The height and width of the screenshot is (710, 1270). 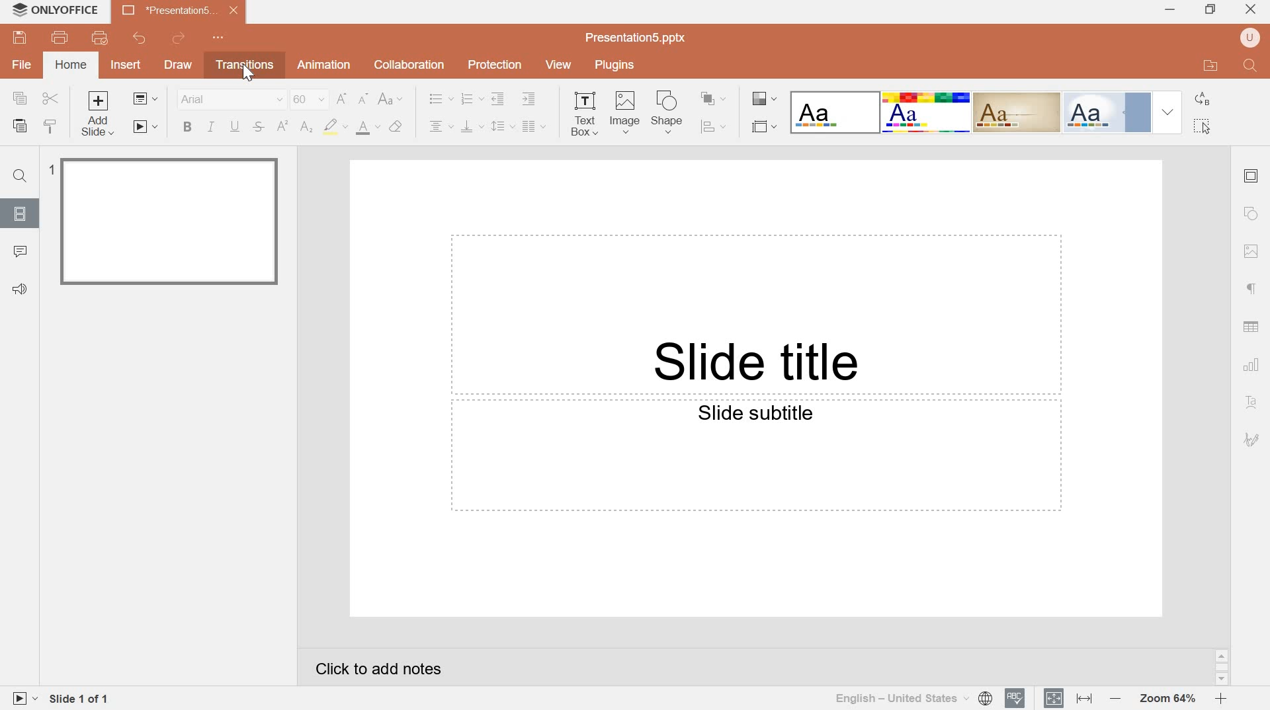 What do you see at coordinates (22, 698) in the screenshot?
I see `start slideshow` at bounding box center [22, 698].